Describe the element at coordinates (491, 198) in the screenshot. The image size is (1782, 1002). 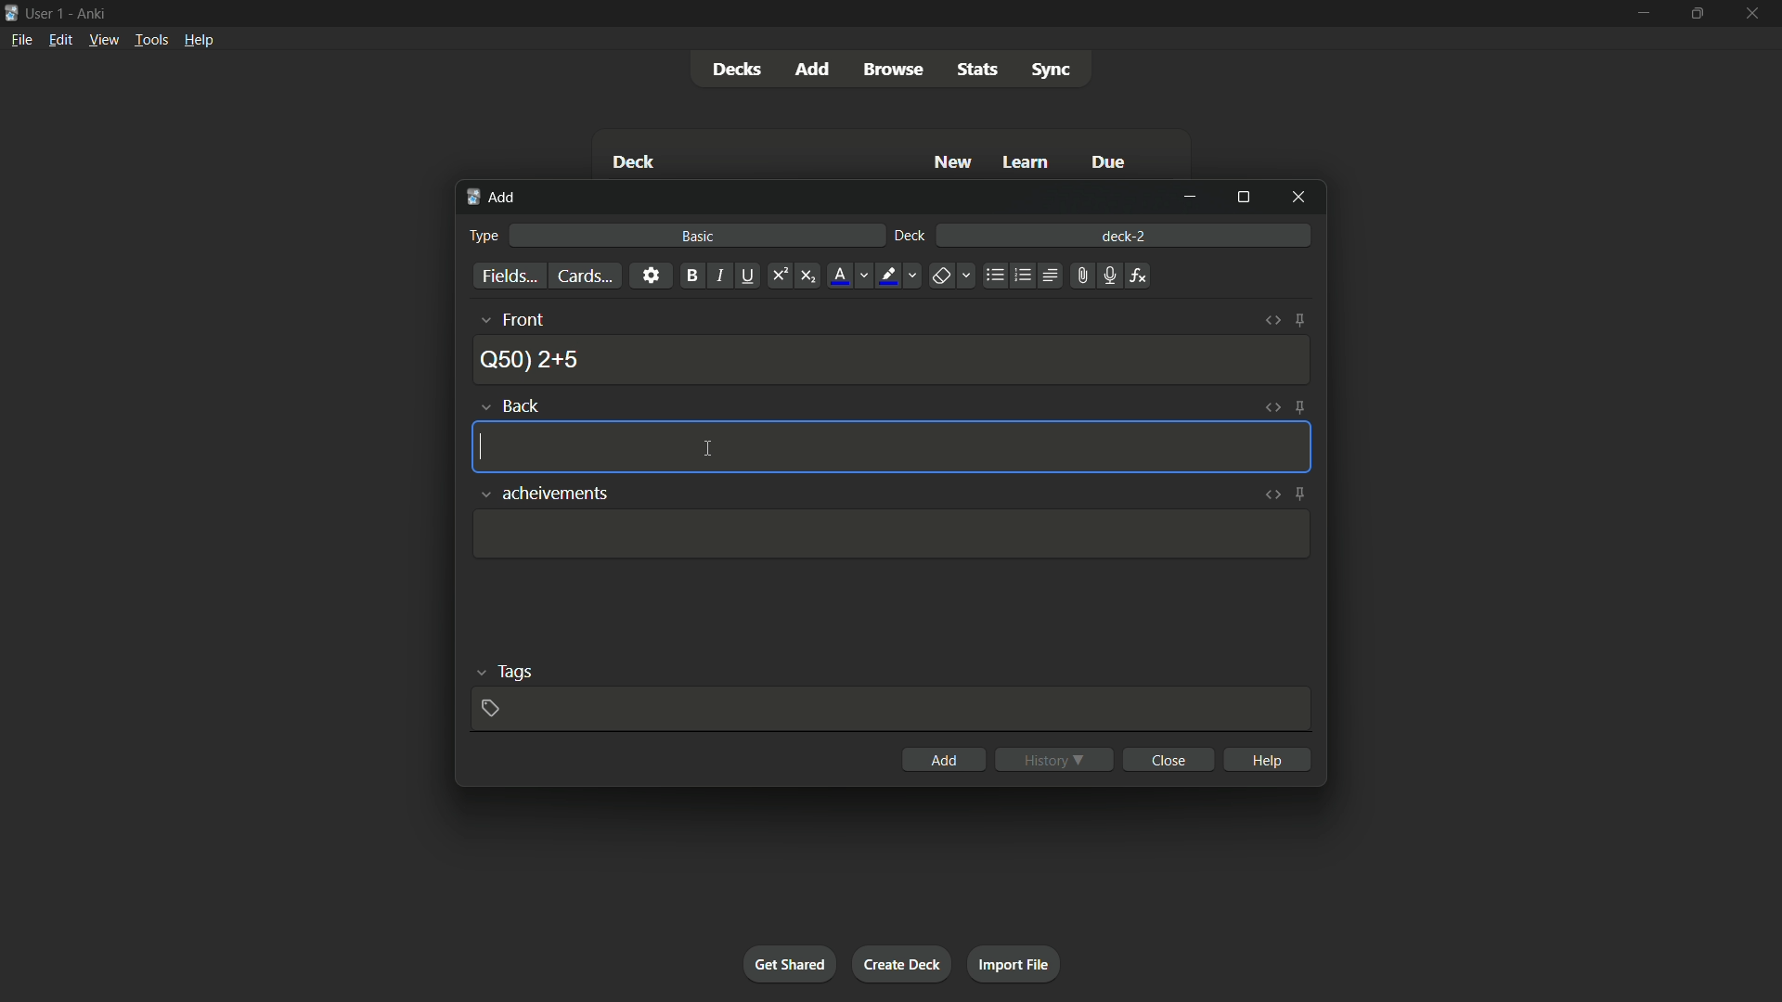
I see `add` at that location.